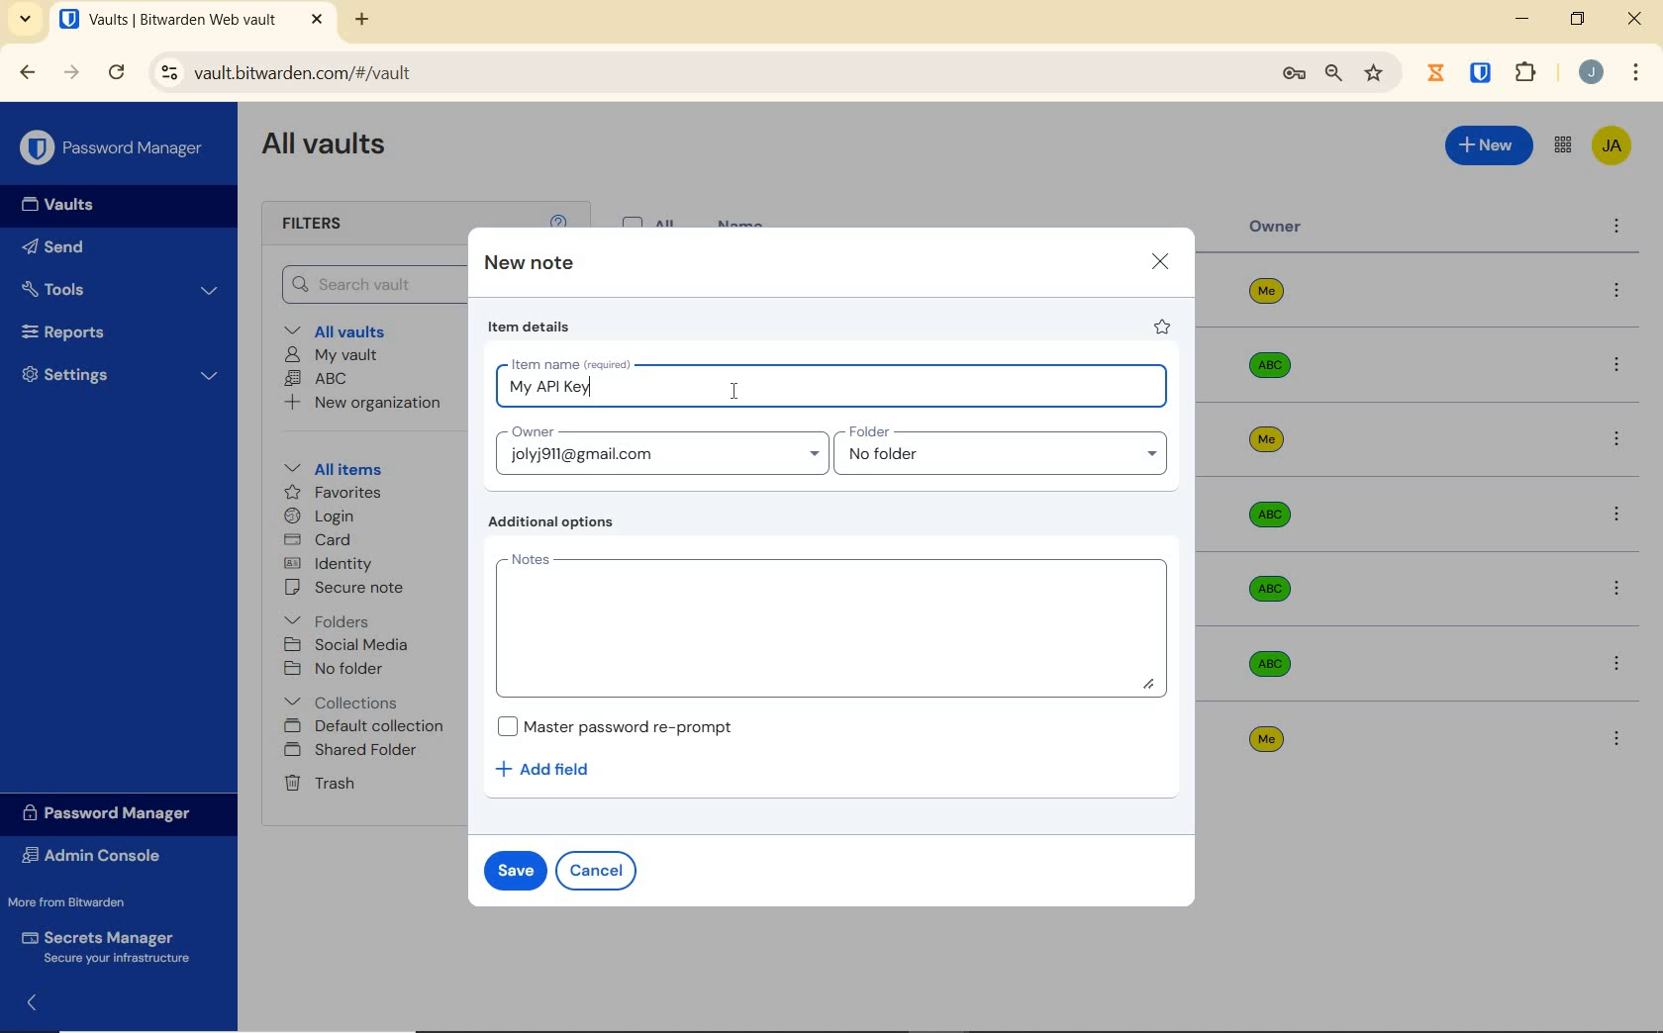  I want to click on shared folder, so click(353, 751).